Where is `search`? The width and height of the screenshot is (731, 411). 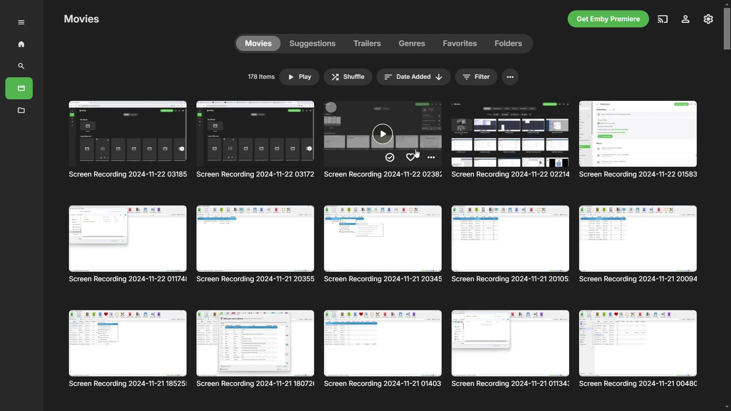
search is located at coordinates (21, 67).